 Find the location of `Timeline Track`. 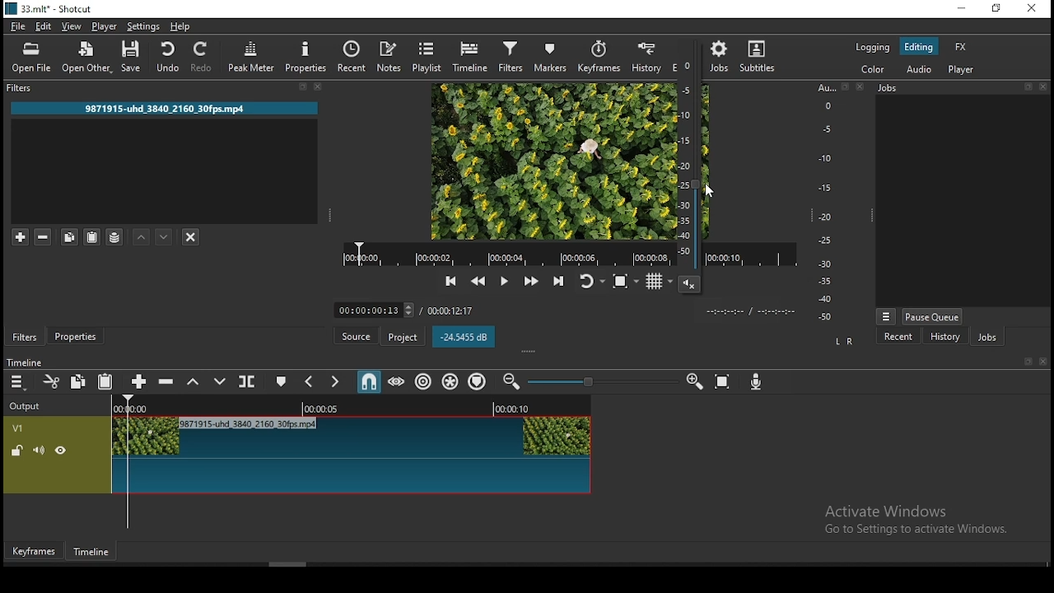

Timeline Track is located at coordinates (350, 408).